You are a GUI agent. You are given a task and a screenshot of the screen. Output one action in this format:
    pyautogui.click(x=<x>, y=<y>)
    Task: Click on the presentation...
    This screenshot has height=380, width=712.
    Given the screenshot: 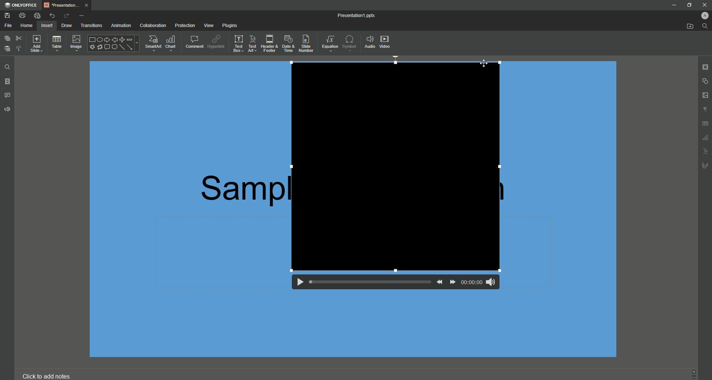 What is the action you would take?
    pyautogui.click(x=69, y=4)
    